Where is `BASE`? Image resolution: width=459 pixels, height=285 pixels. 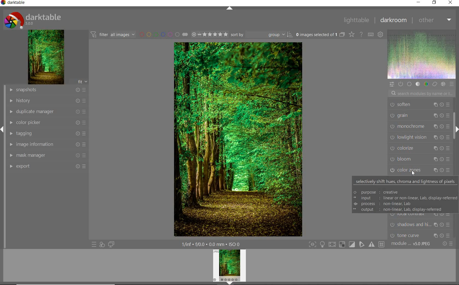
BASE is located at coordinates (409, 85).